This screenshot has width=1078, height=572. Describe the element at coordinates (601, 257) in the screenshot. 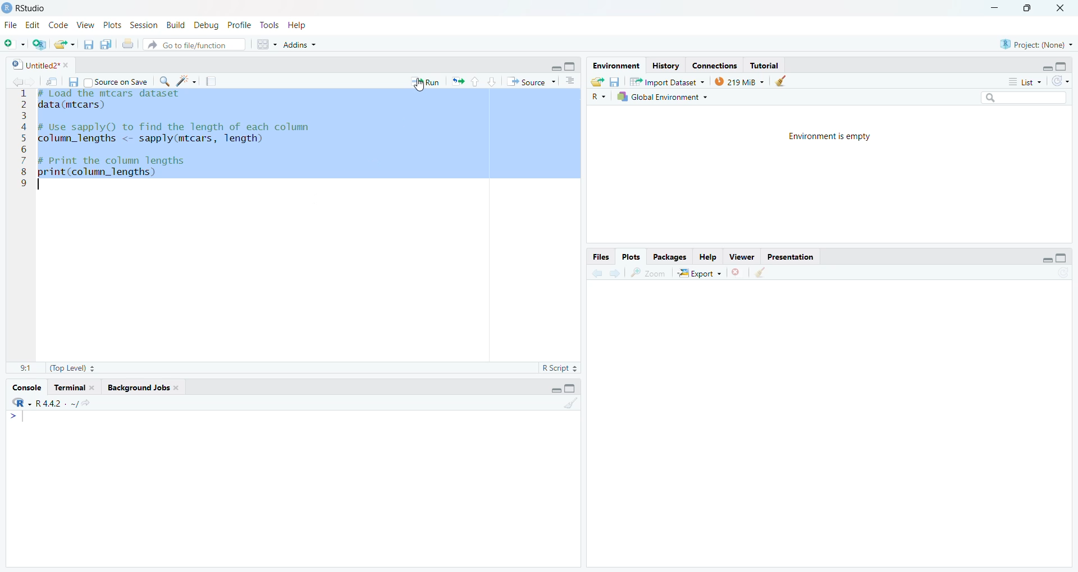

I see `Files` at that location.